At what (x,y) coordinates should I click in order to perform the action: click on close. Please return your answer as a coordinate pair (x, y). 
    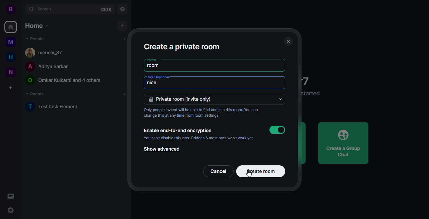
    Looking at the image, I should click on (288, 42).